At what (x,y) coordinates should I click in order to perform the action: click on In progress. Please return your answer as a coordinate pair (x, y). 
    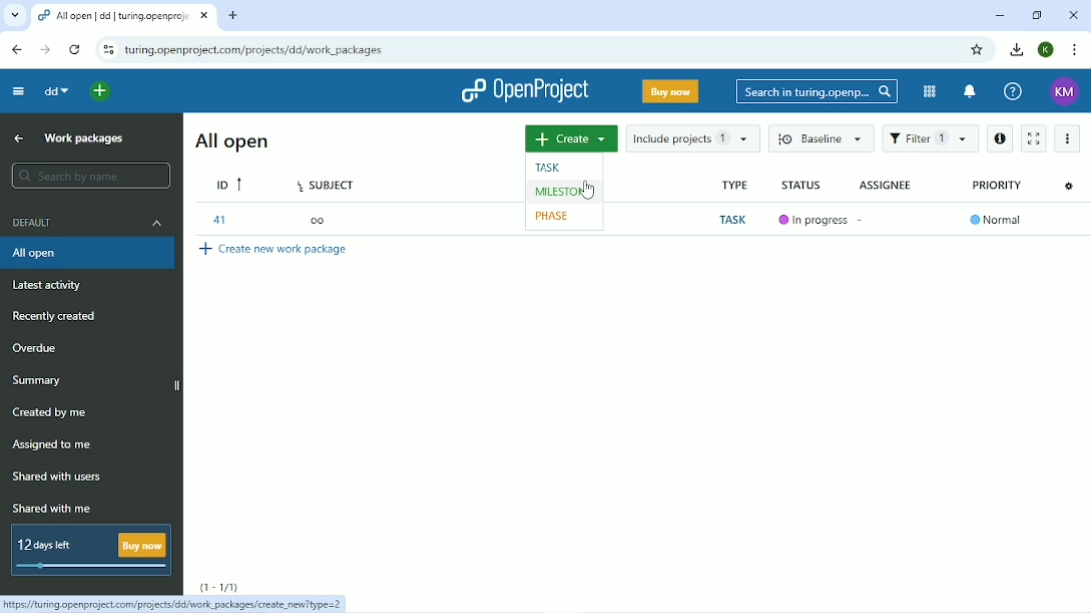
    Looking at the image, I should click on (815, 220).